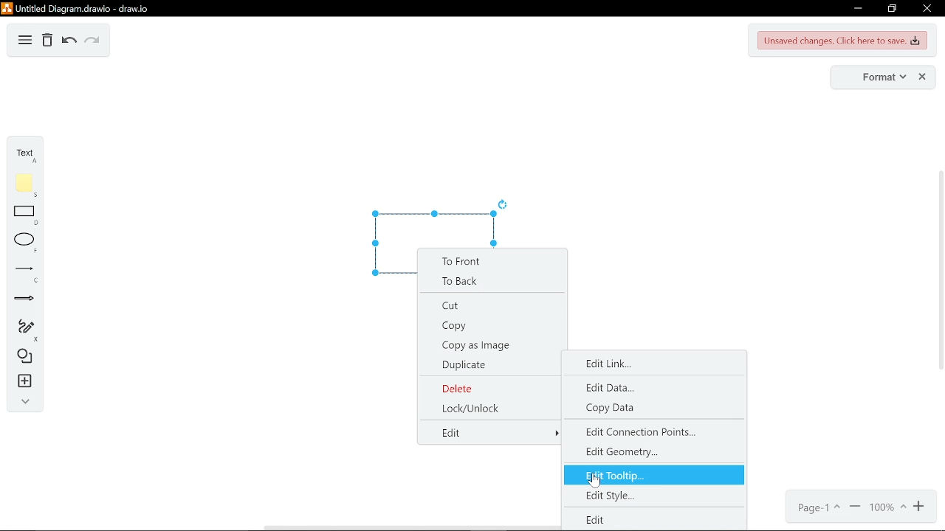  Describe the element at coordinates (491, 344) in the screenshot. I see `copy as image` at that location.